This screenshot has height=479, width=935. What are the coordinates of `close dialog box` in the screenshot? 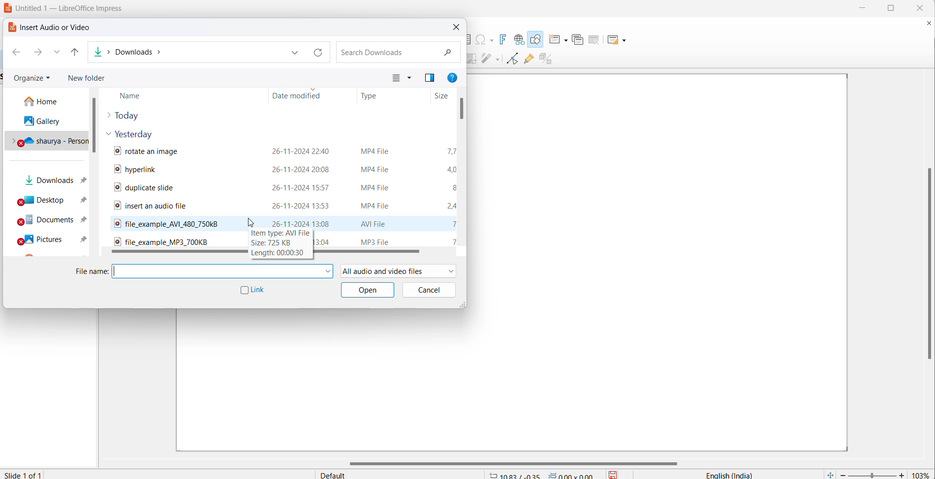 It's located at (456, 28).